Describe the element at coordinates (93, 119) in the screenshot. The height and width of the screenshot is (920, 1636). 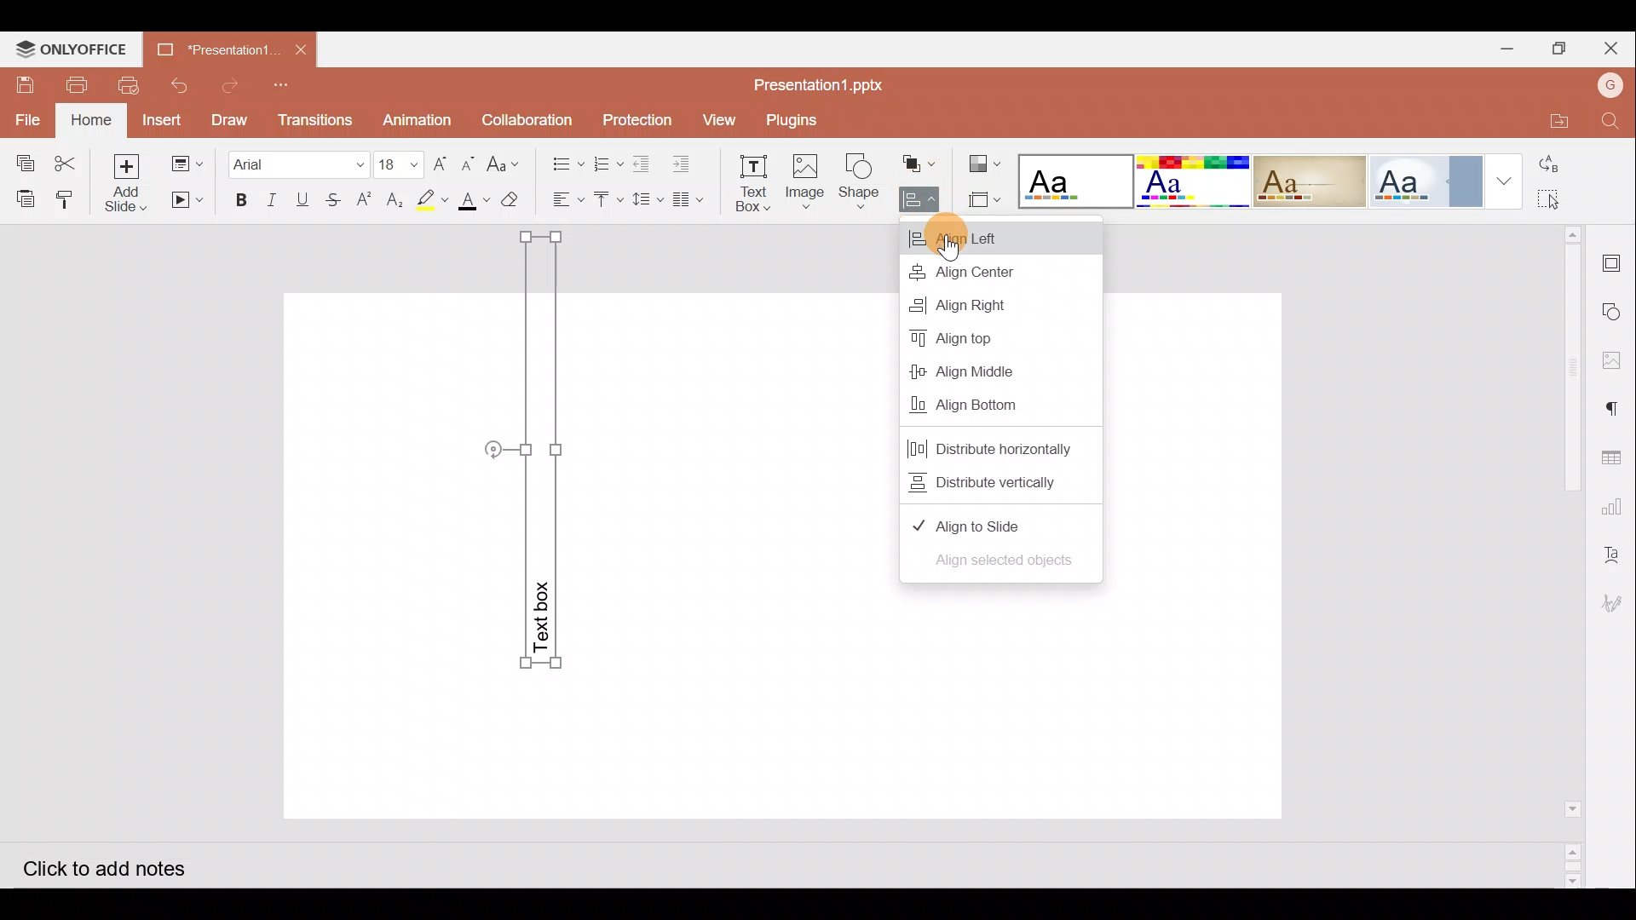
I see `Home` at that location.